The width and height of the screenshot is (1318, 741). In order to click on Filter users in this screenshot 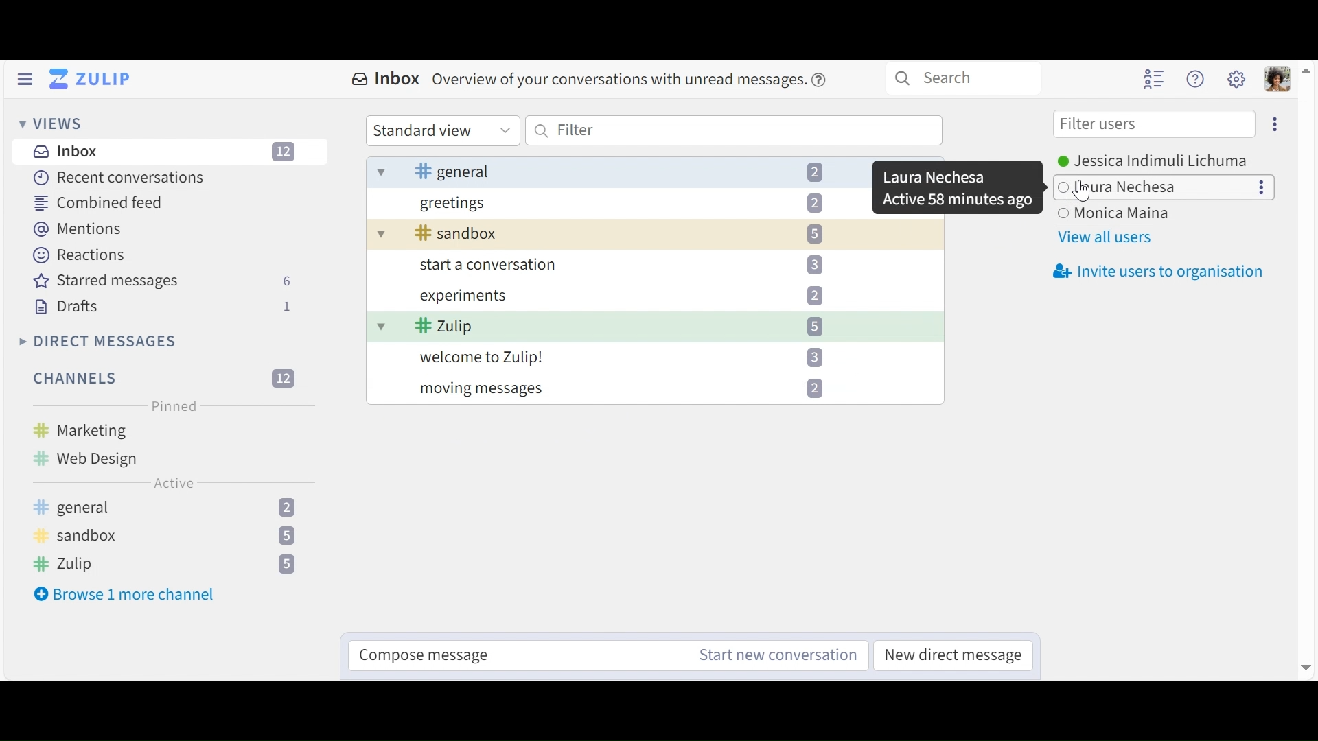, I will do `click(1154, 125)`.